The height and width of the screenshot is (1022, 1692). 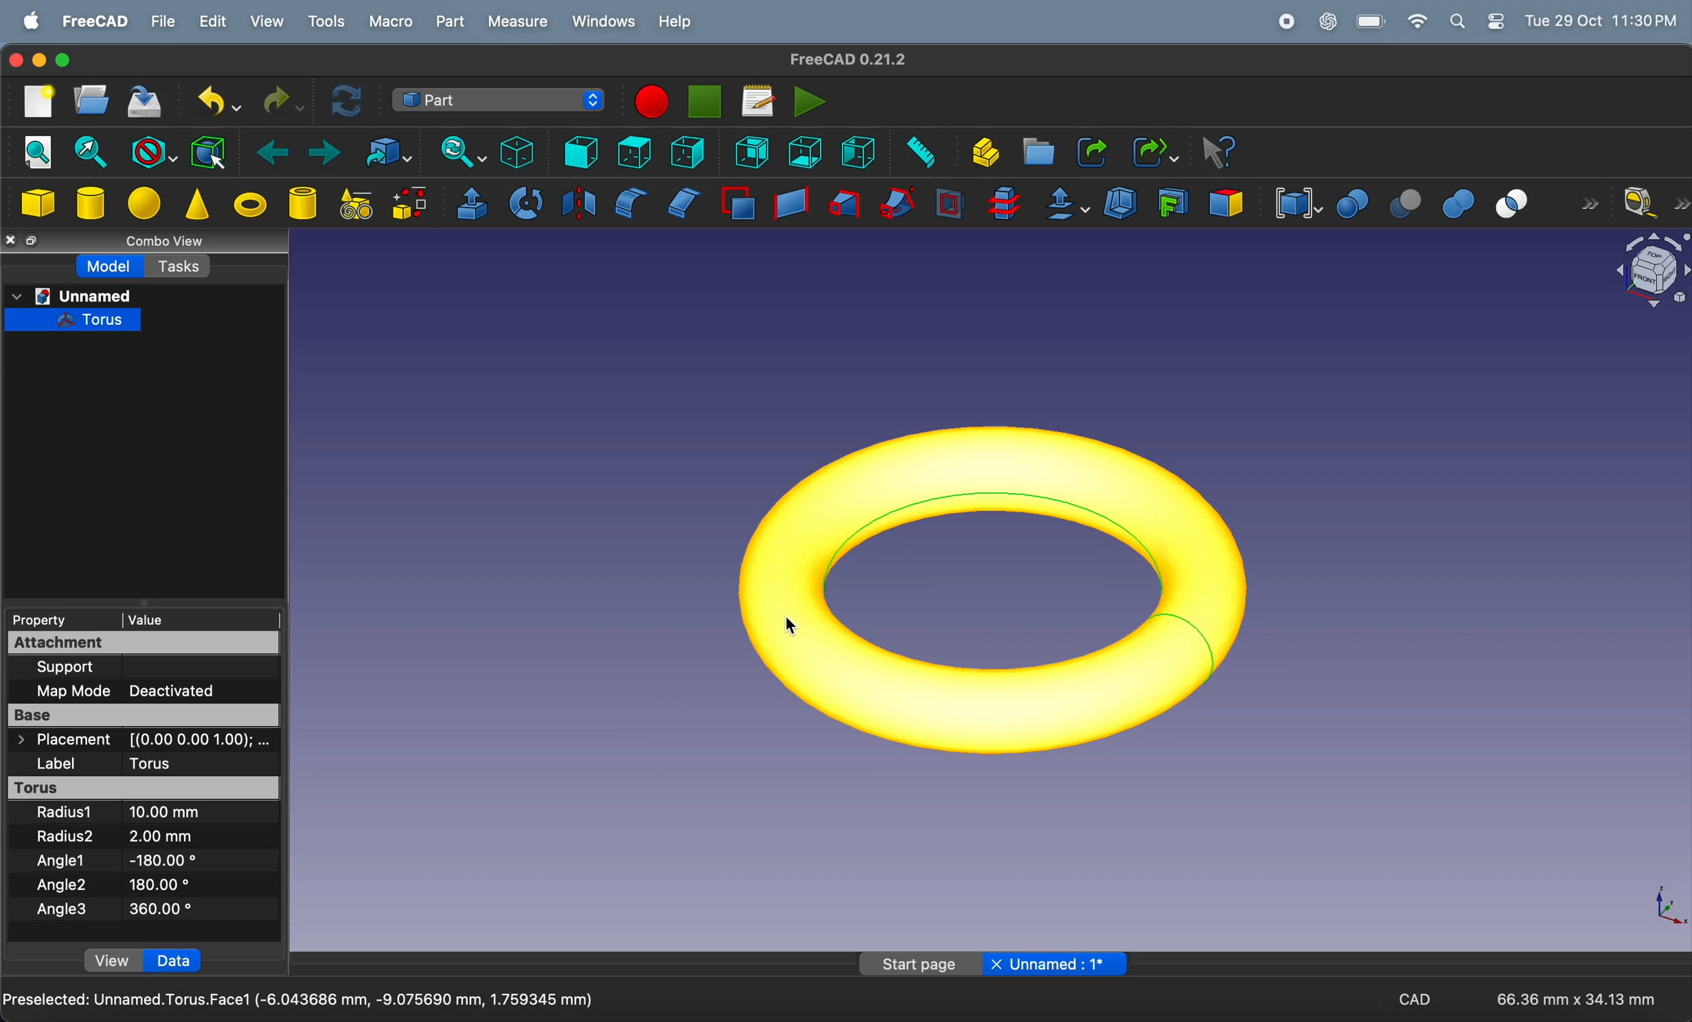 What do you see at coordinates (1003, 204) in the screenshot?
I see `cross section` at bounding box center [1003, 204].